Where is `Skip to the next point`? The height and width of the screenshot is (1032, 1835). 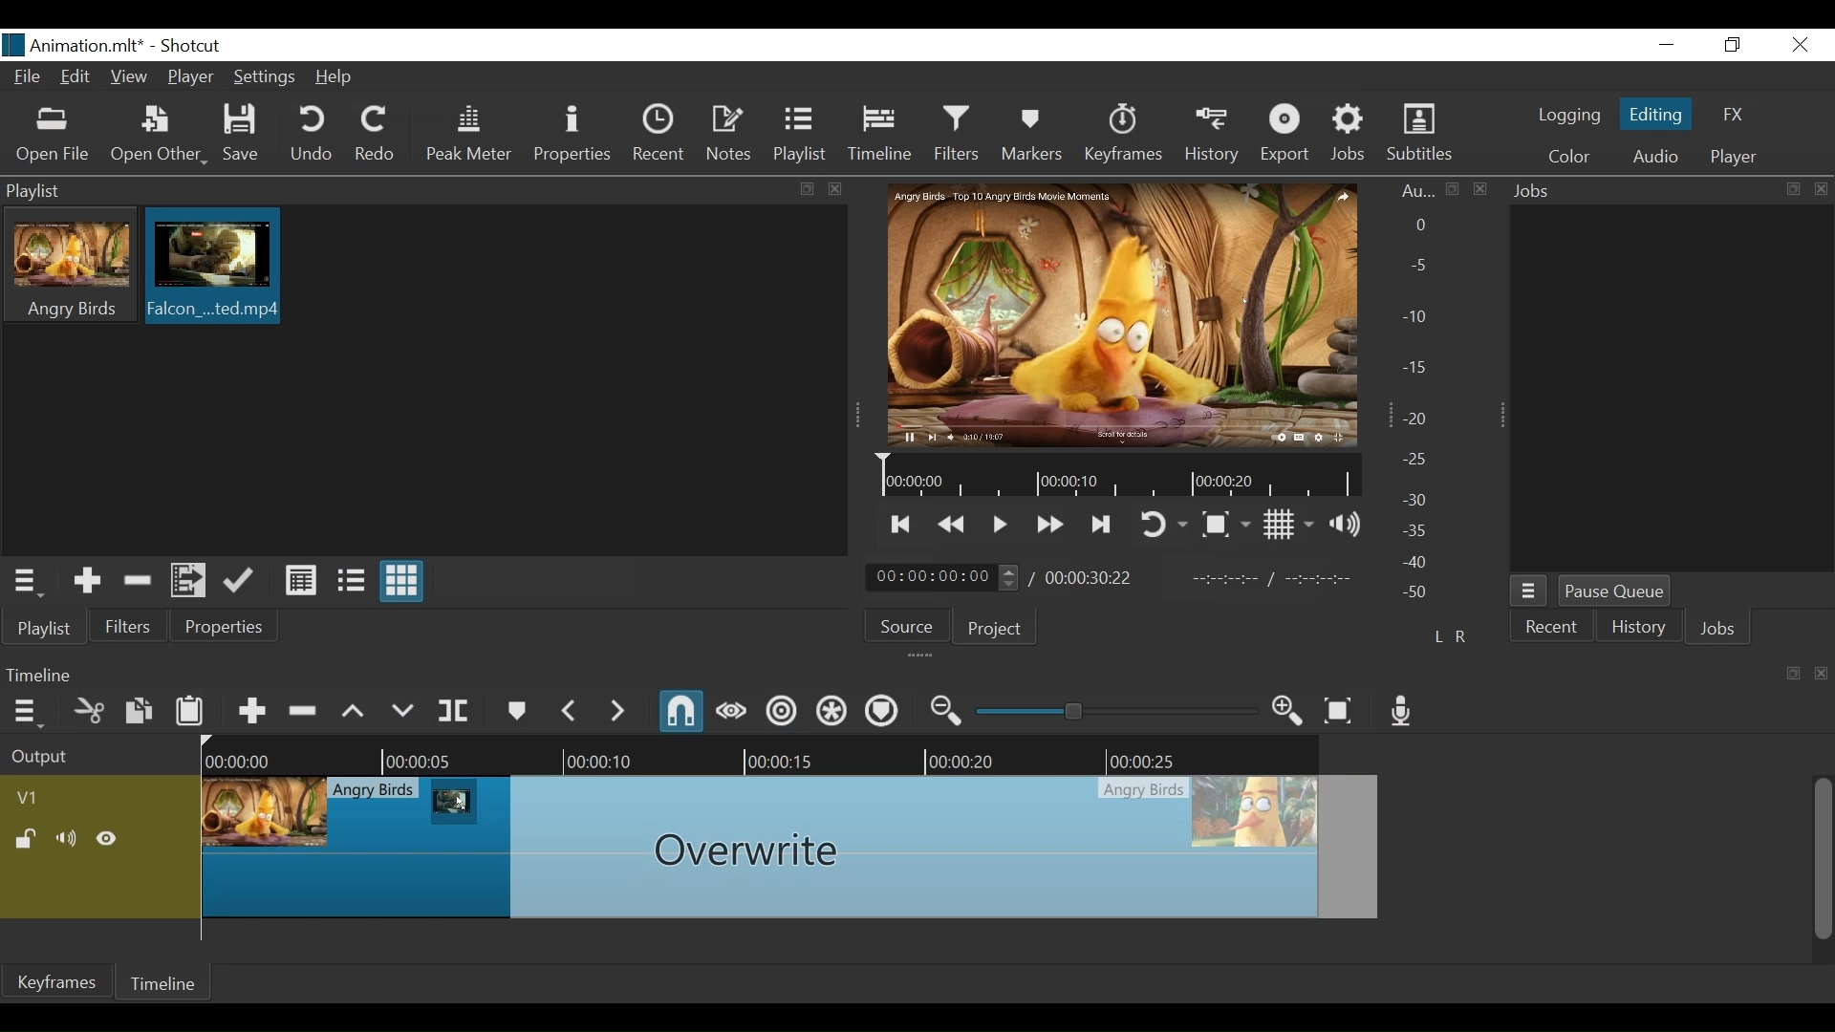 Skip to the next point is located at coordinates (1103, 527).